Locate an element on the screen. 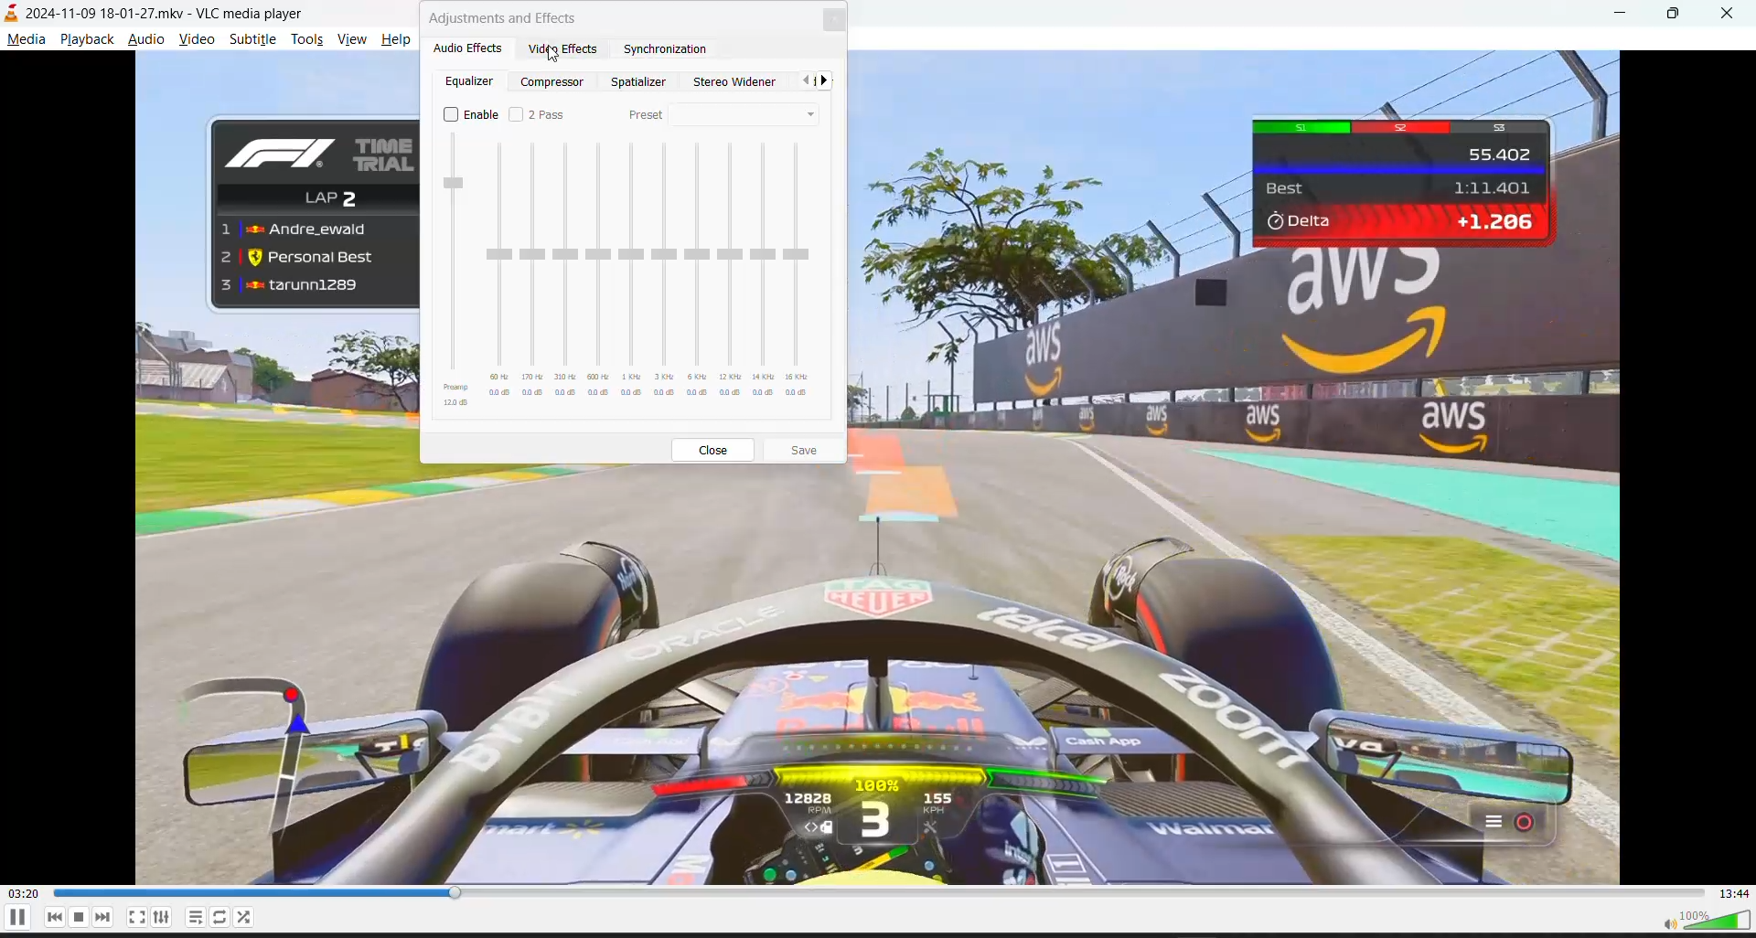 This screenshot has width=1756, height=938. slider is located at coordinates (796, 270).